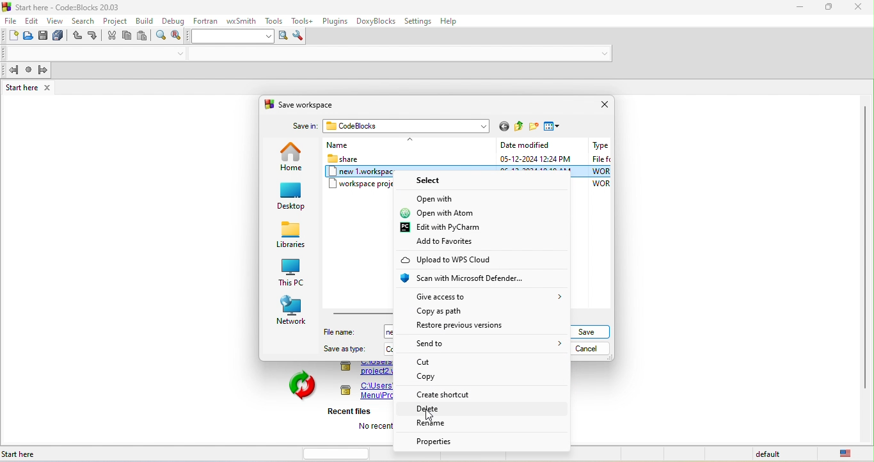 Image resolution: width=874 pixels, height=462 pixels. I want to click on copy, so click(127, 36).